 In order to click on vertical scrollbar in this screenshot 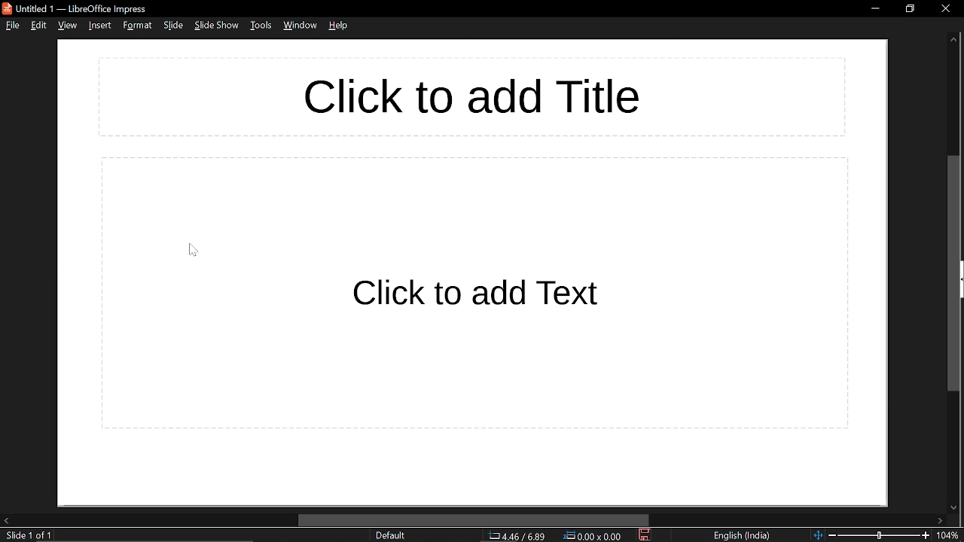, I will do `click(956, 272)`.